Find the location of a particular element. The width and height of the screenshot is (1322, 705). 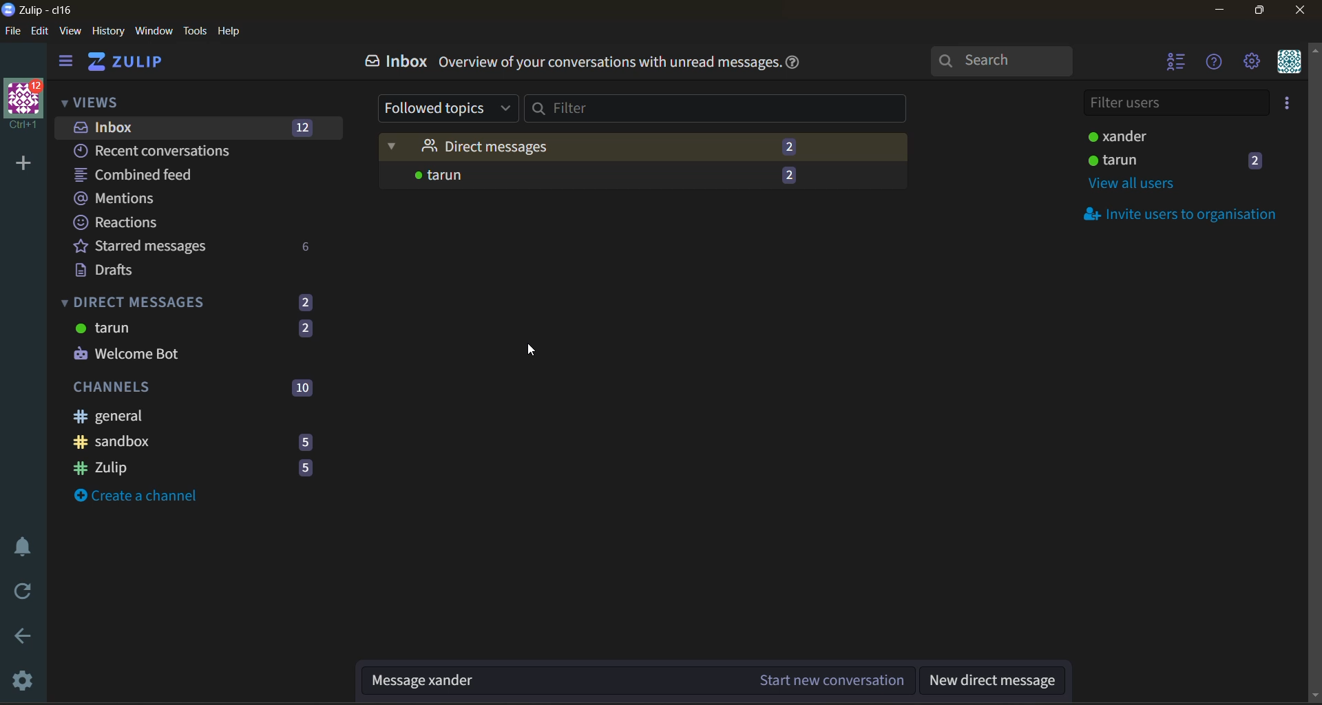

views is located at coordinates (92, 101).